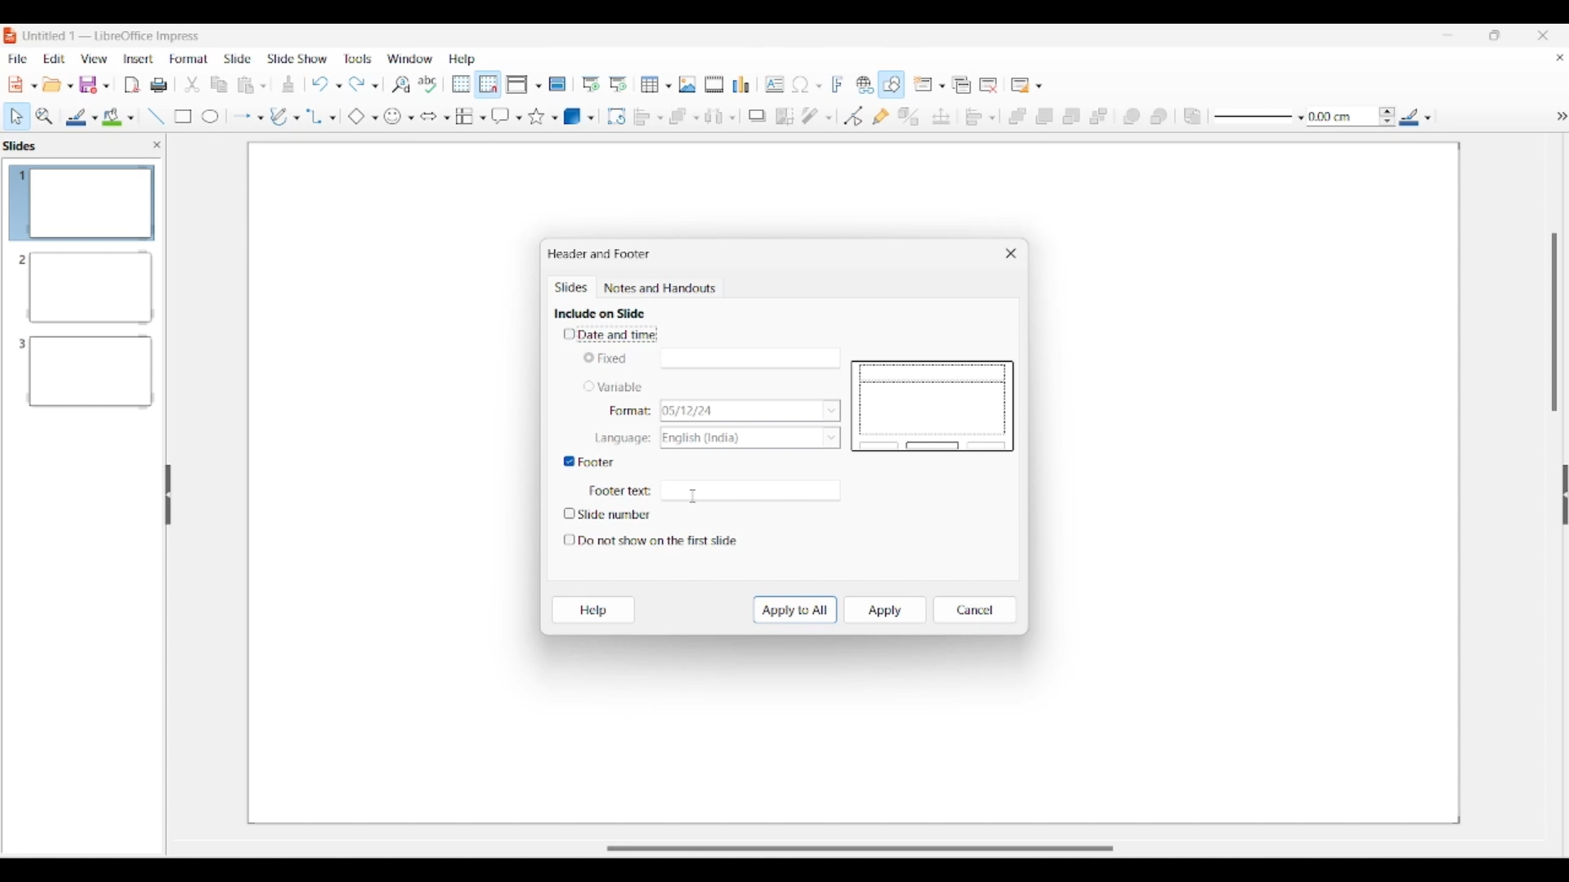  Describe the element at coordinates (910, 116) in the screenshot. I see `Toggle extrusion` at that location.